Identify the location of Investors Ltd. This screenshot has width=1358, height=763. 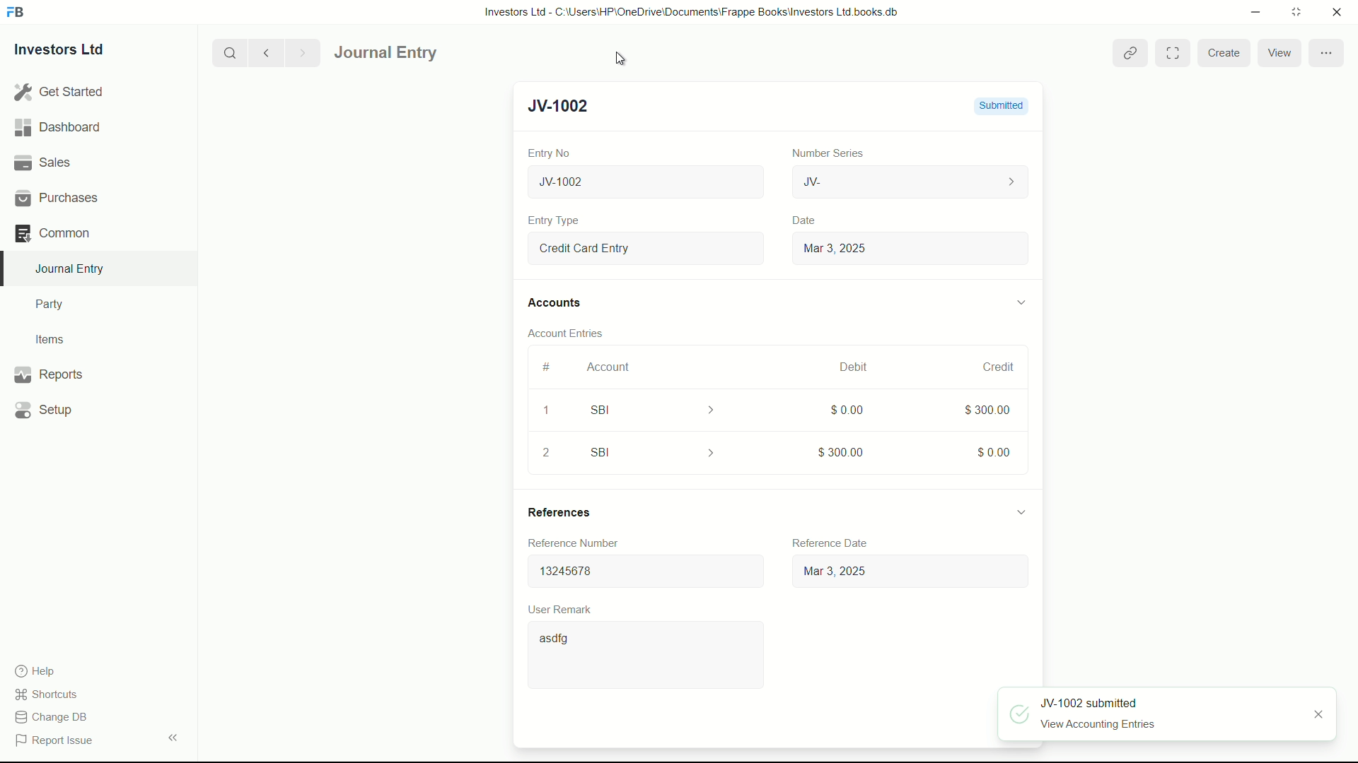
(72, 52).